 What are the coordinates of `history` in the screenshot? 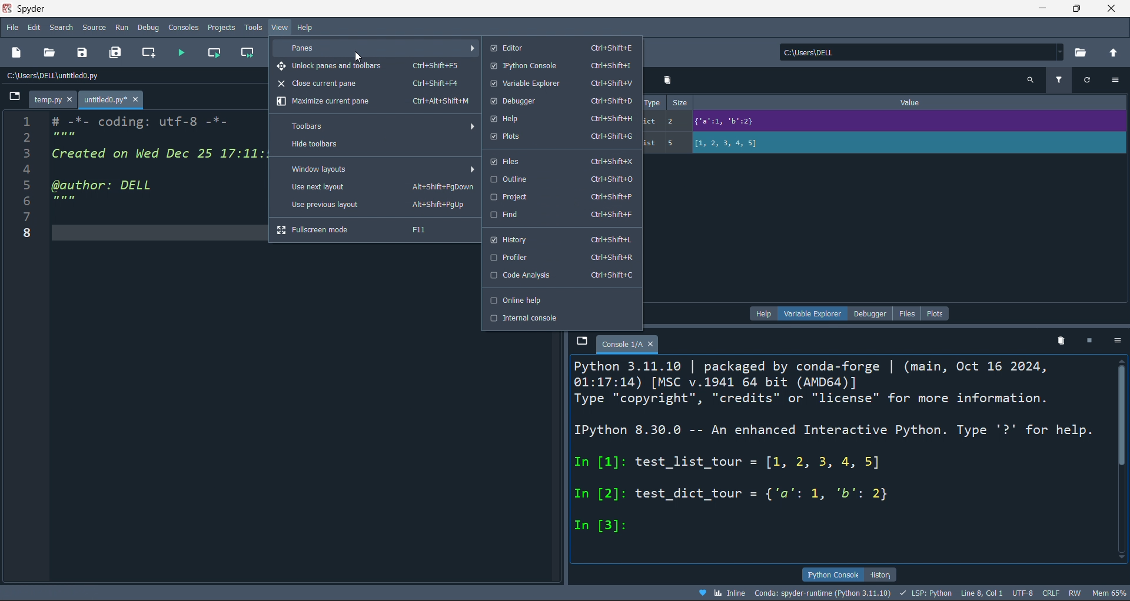 It's located at (561, 239).